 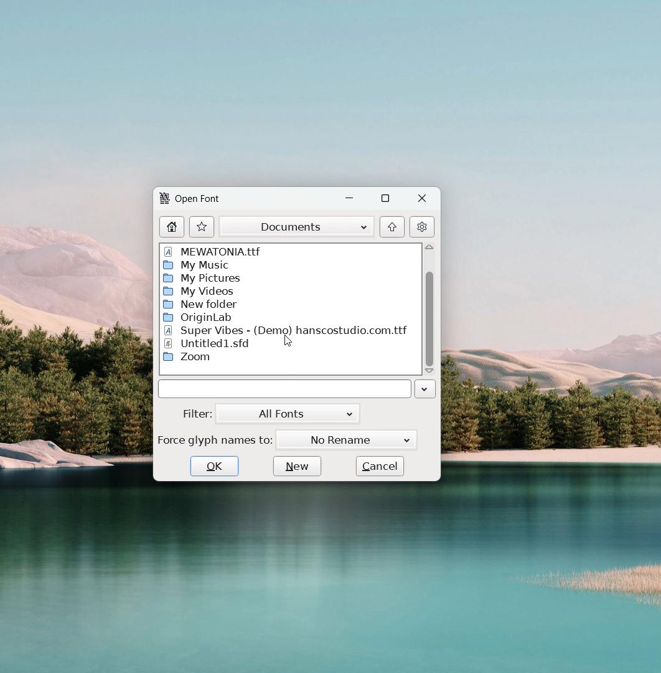 What do you see at coordinates (430, 318) in the screenshot?
I see `scrollbar` at bounding box center [430, 318].